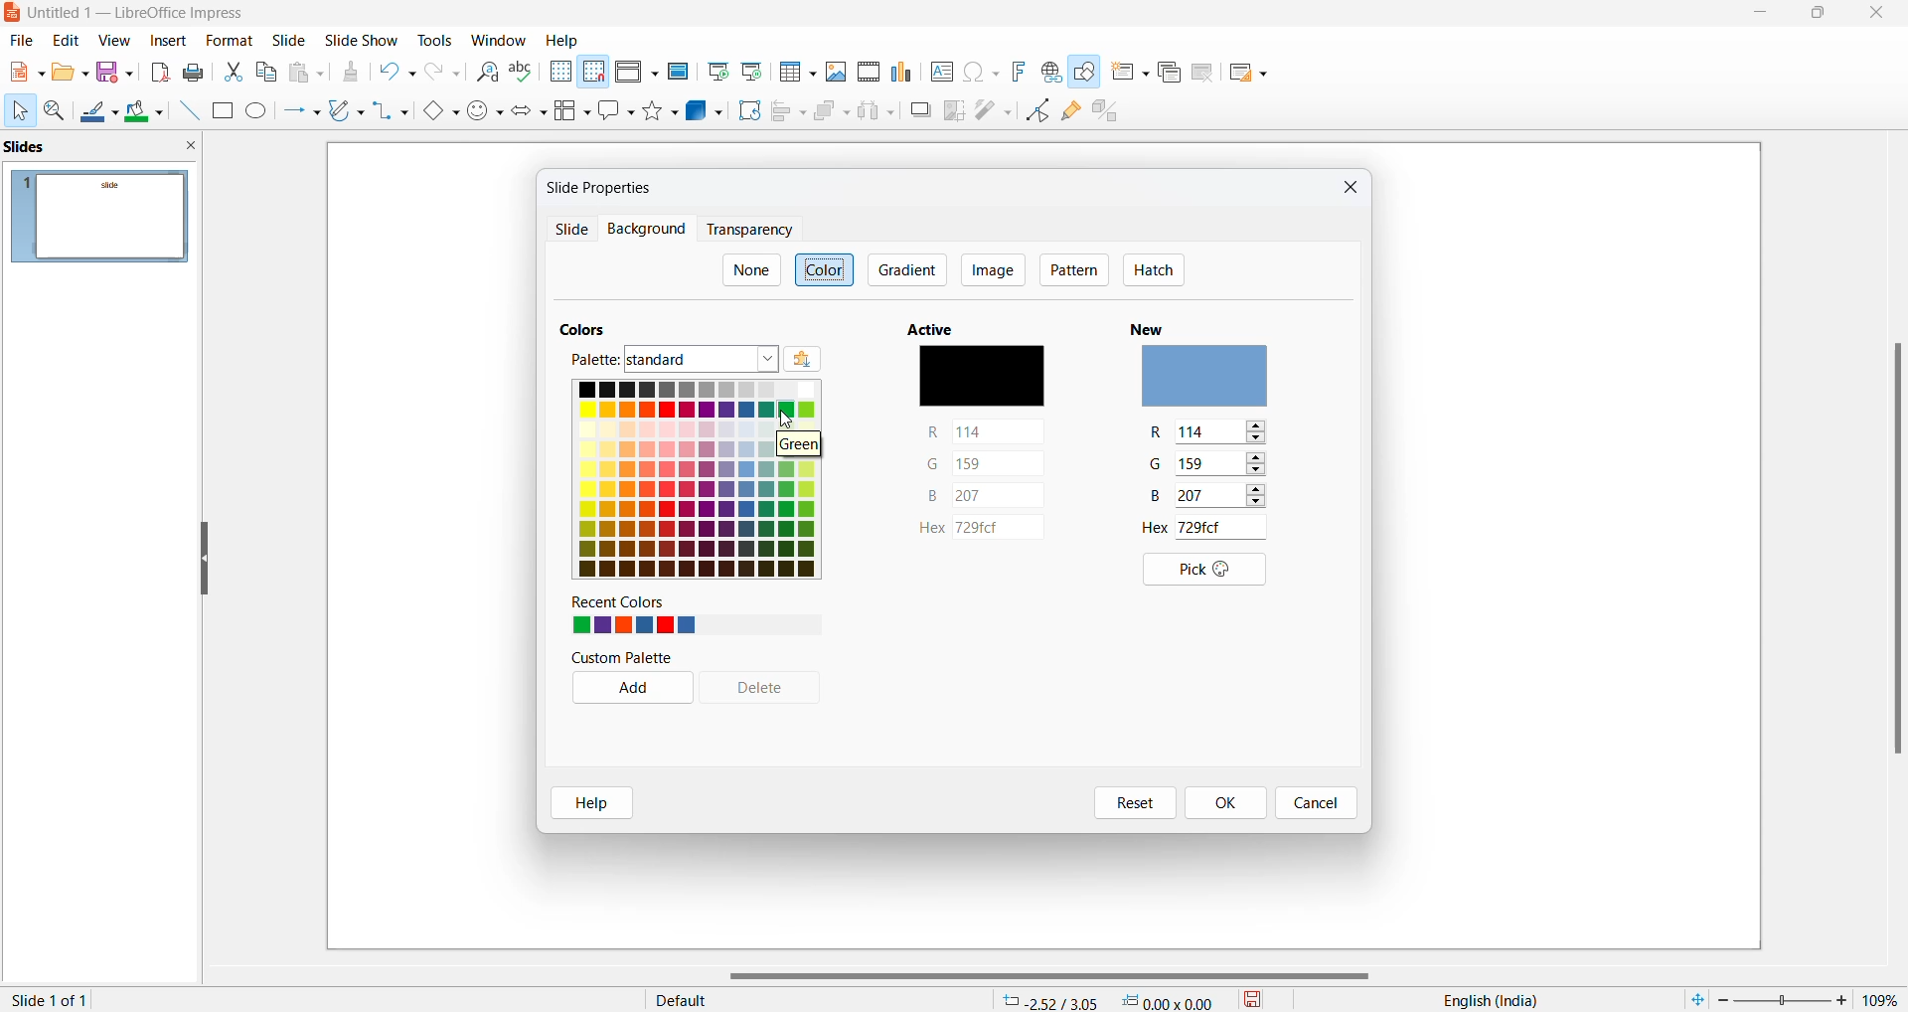 This screenshot has height=1012, width=1908. I want to click on increment and decrement, so click(1256, 432).